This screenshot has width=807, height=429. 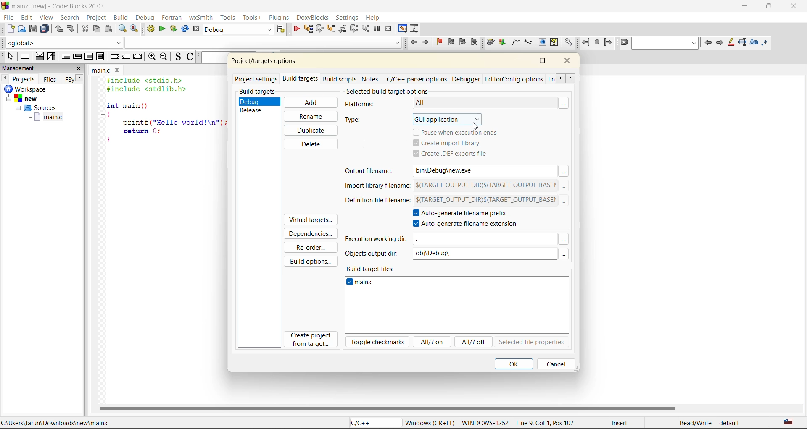 What do you see at coordinates (416, 79) in the screenshot?
I see `c/c++ parser options` at bounding box center [416, 79].